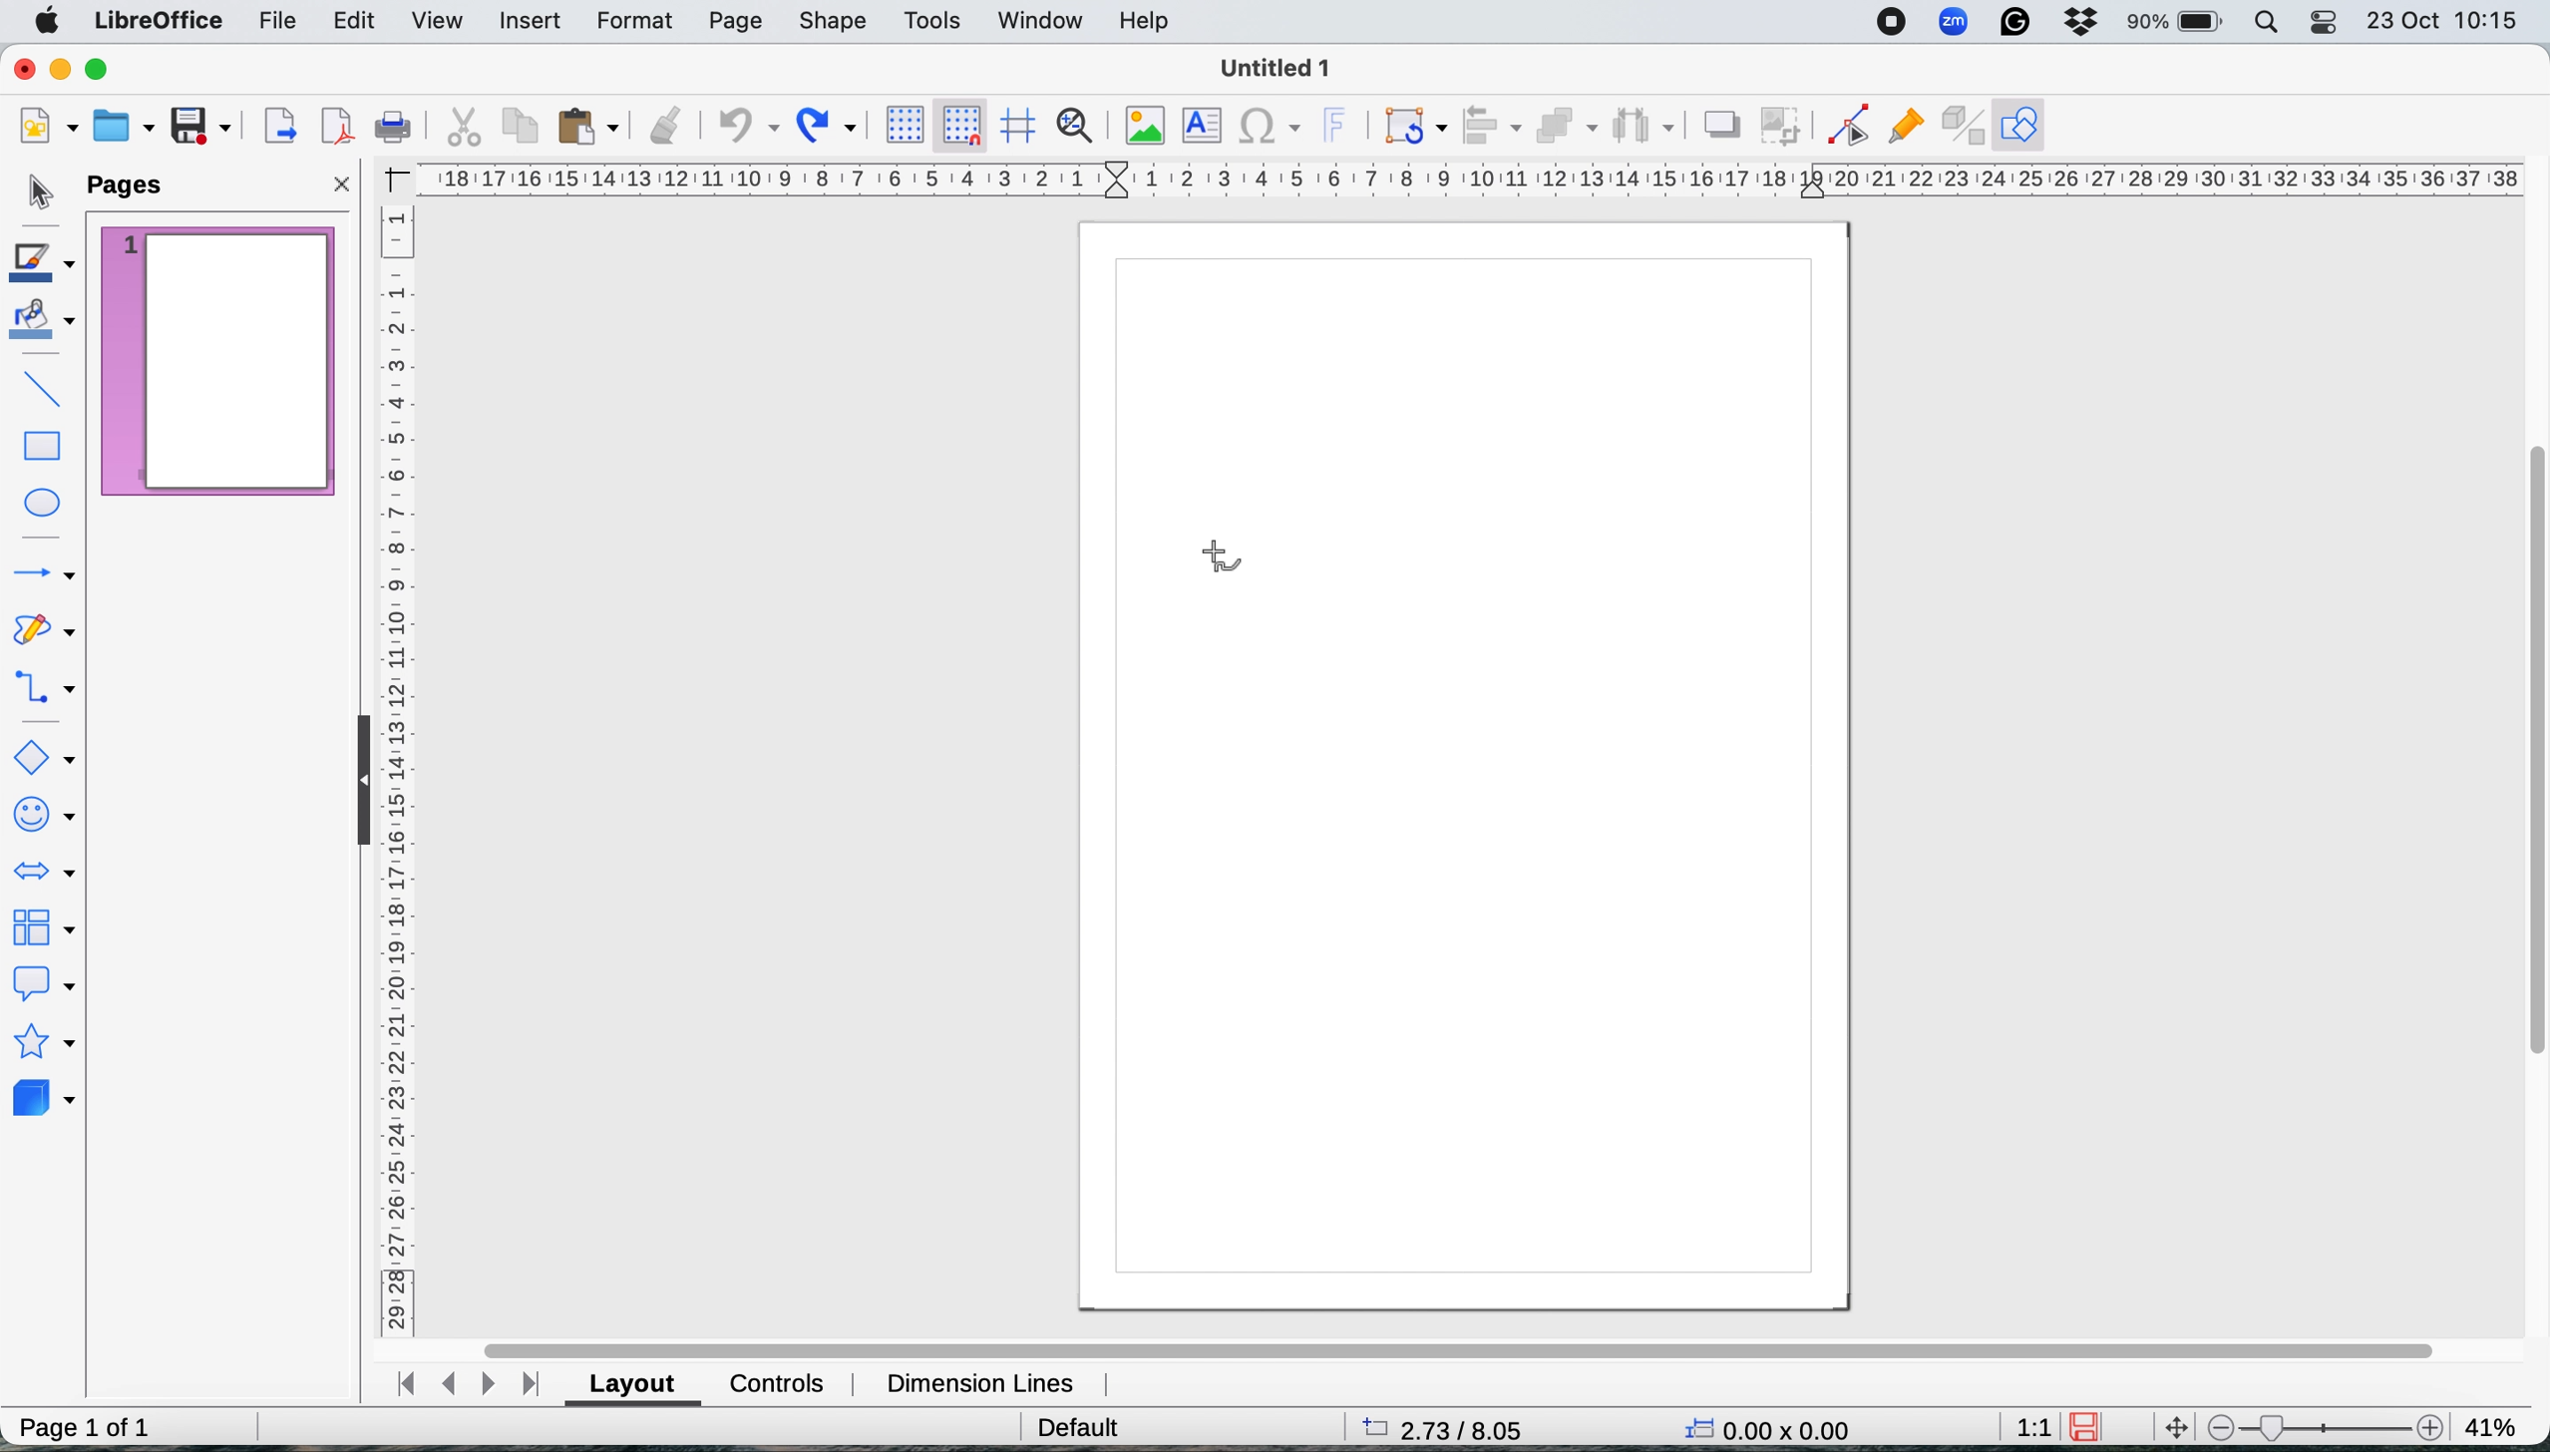 The height and width of the screenshot is (1452, 2550). What do you see at coordinates (2027, 1426) in the screenshot?
I see `aspect ratio` at bounding box center [2027, 1426].